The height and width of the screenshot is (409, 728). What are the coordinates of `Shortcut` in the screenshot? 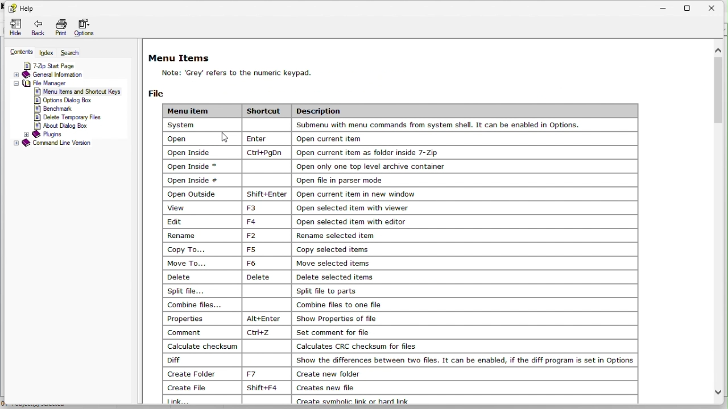 It's located at (267, 111).